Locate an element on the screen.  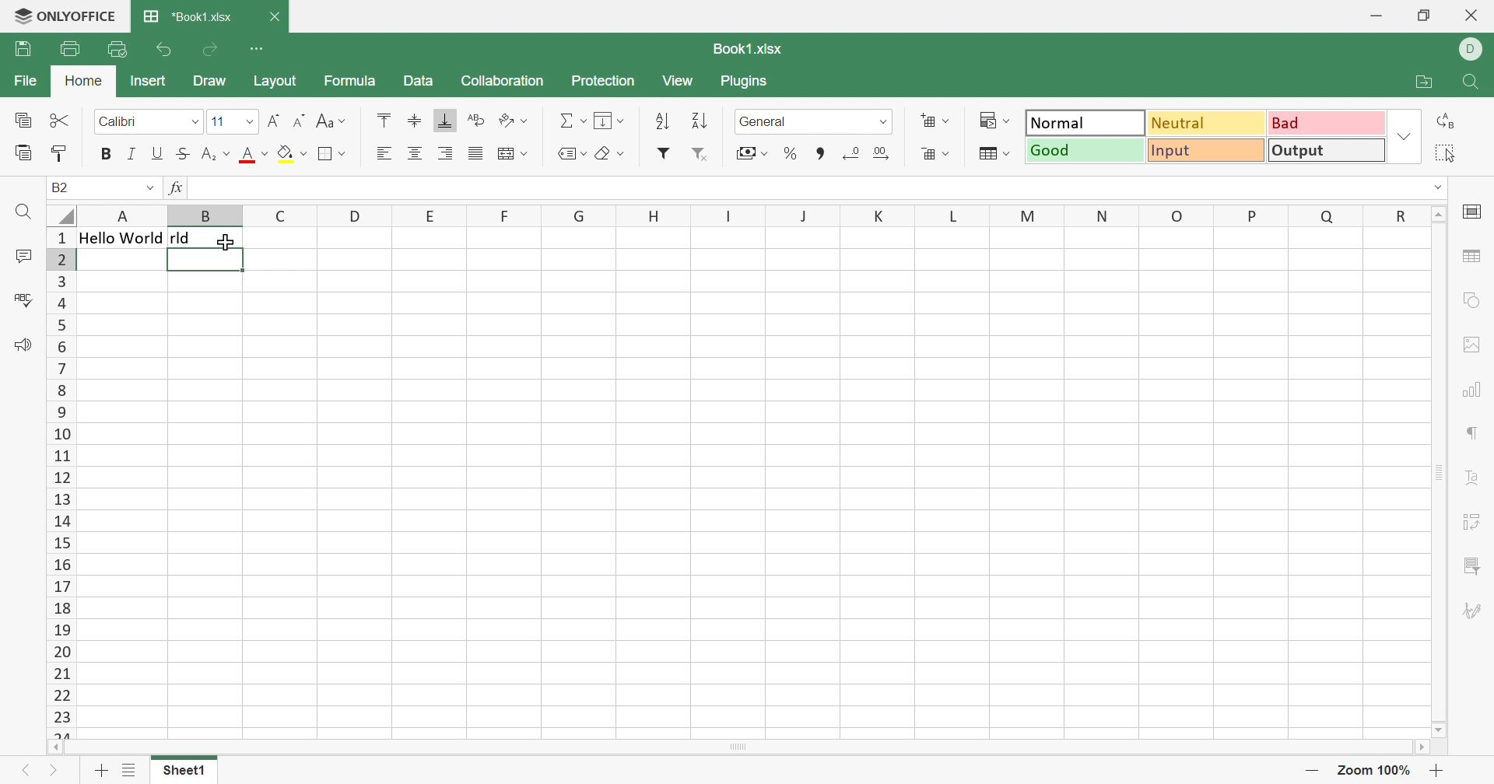
Collaboration is located at coordinates (502, 80).